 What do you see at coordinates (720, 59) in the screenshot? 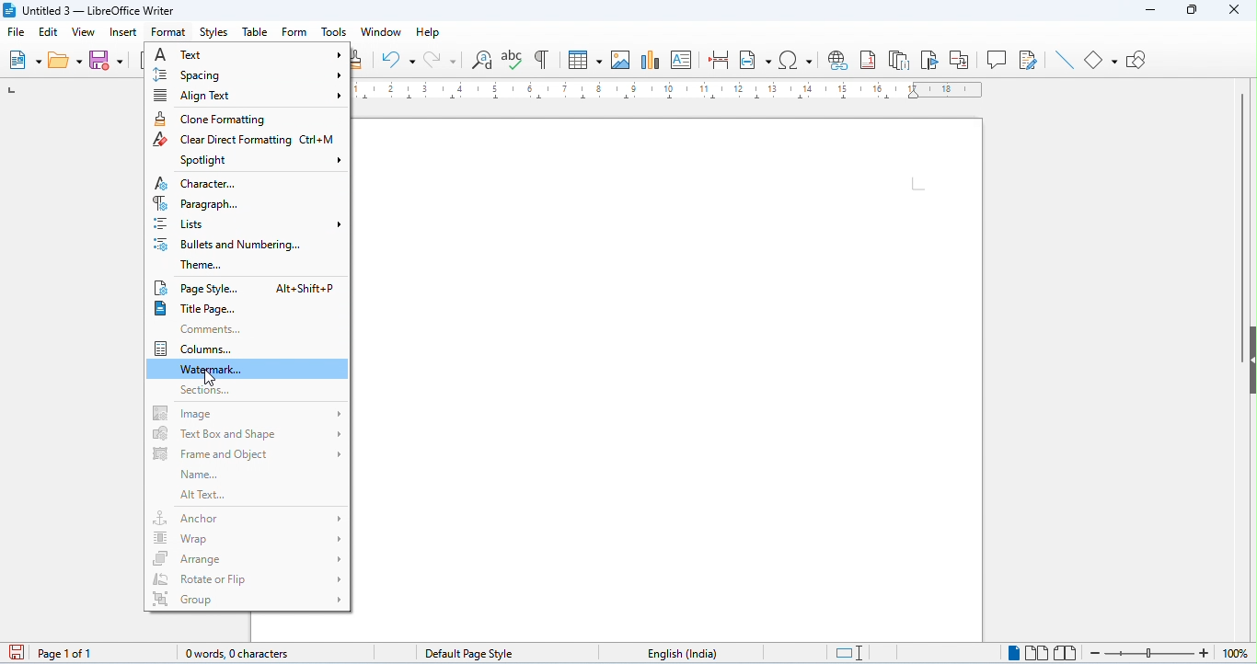
I see `page break` at bounding box center [720, 59].